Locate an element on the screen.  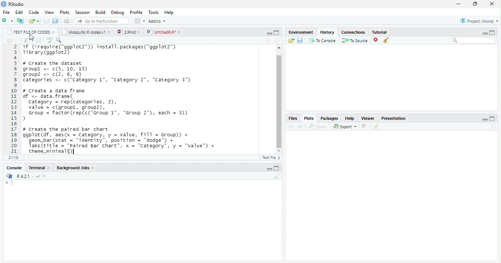
create a project is located at coordinates (20, 21).